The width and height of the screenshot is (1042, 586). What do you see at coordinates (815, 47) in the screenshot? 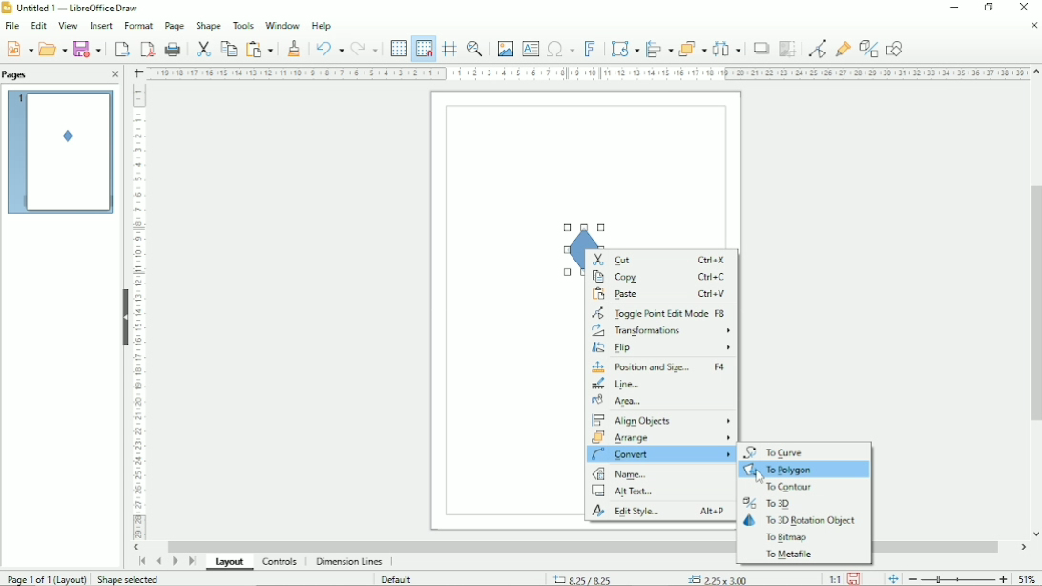
I see `Toggle point edit mode` at bounding box center [815, 47].